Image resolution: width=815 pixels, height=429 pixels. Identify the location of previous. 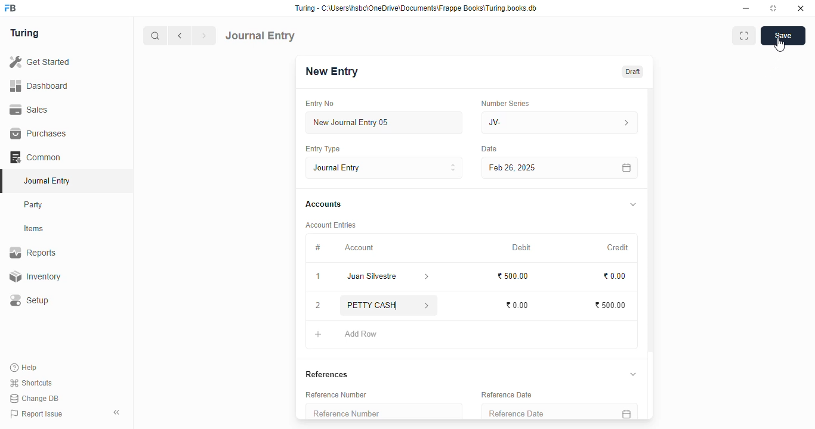
(181, 36).